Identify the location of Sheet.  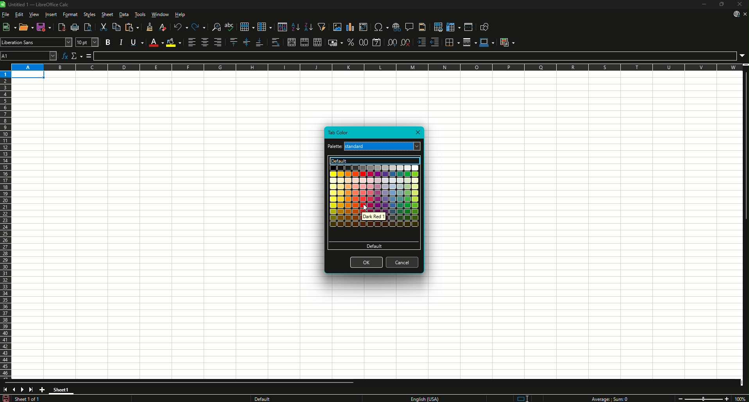
(108, 14).